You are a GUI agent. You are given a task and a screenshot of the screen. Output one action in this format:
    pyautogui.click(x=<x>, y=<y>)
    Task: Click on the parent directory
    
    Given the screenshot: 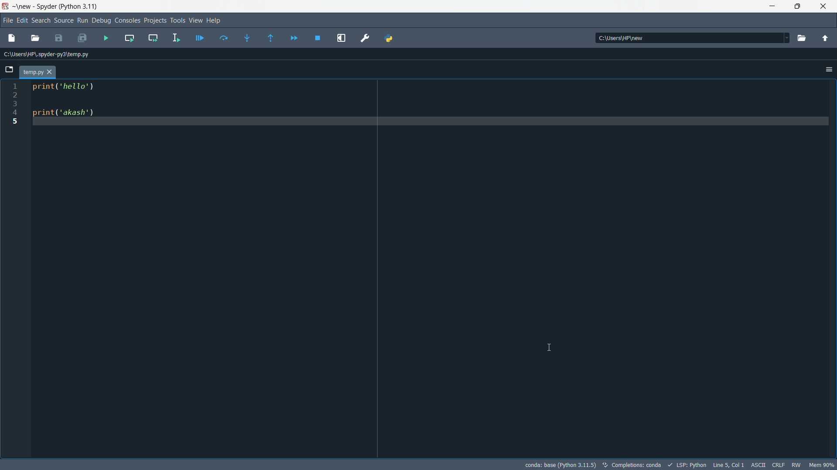 What is the action you would take?
    pyautogui.click(x=826, y=38)
    